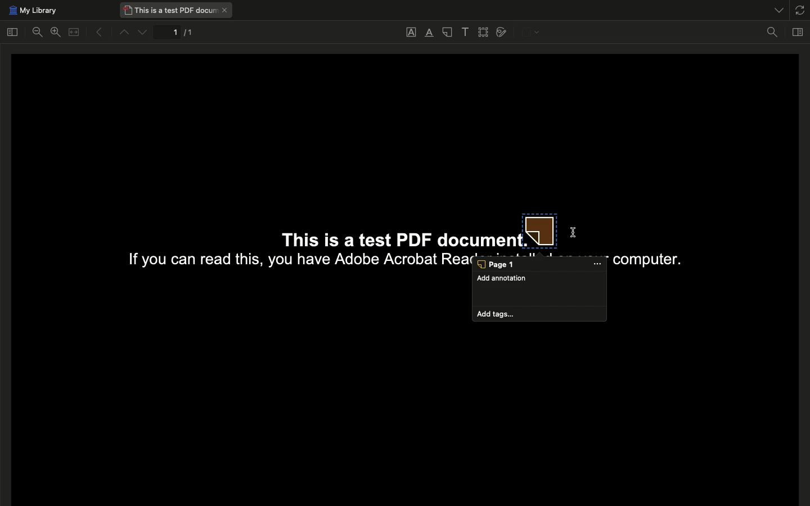  Describe the element at coordinates (12, 31) in the screenshot. I see `Toggle sidebar` at that location.